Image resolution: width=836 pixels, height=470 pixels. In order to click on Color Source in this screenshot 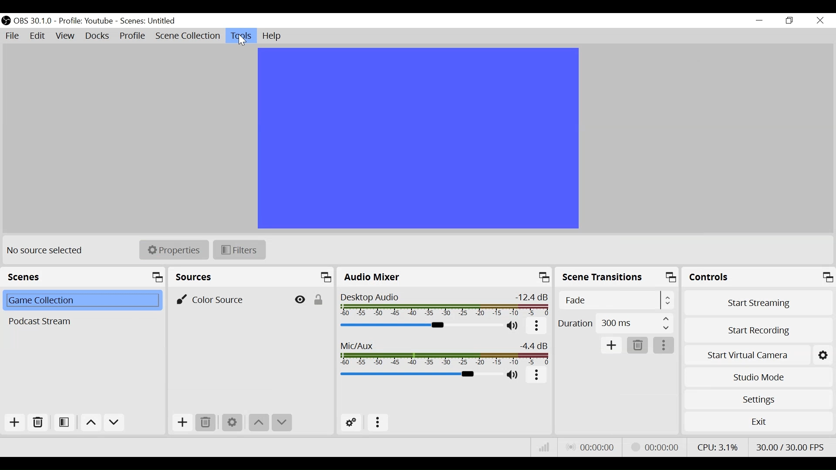, I will do `click(227, 299)`.